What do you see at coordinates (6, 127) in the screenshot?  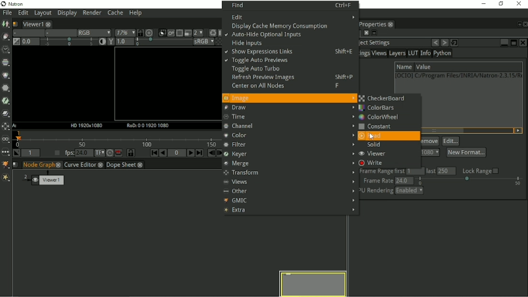 I see `Transform` at bounding box center [6, 127].